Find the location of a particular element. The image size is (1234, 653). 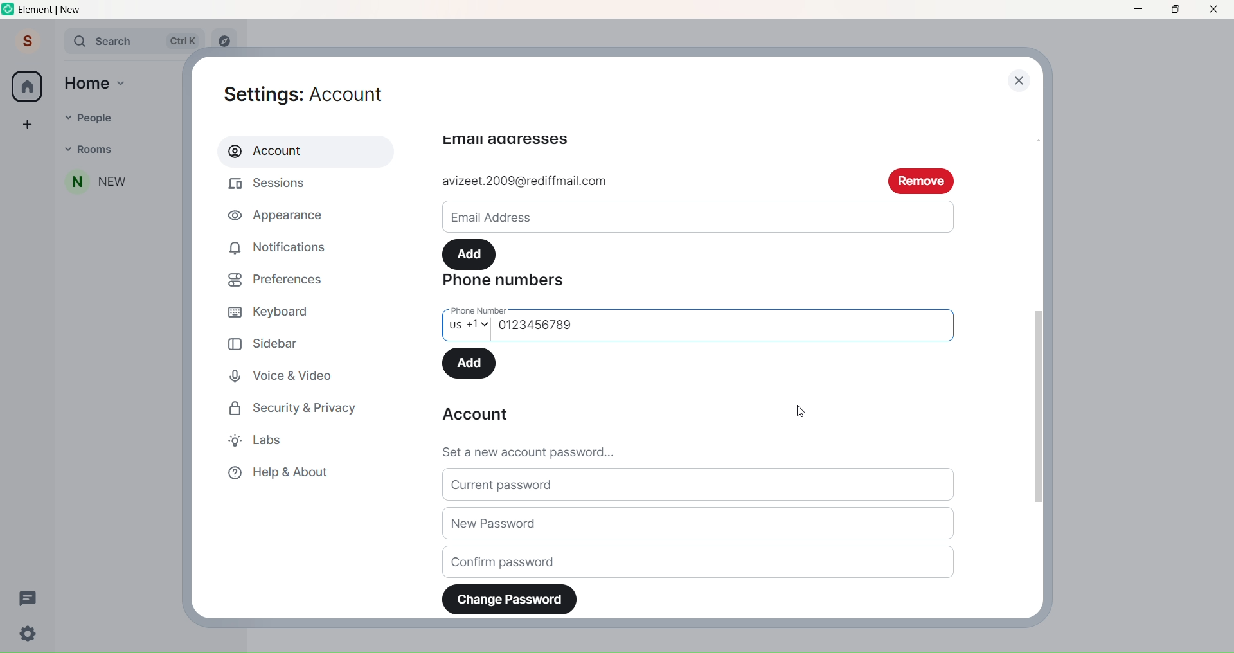

Home dropdown is located at coordinates (122, 82).